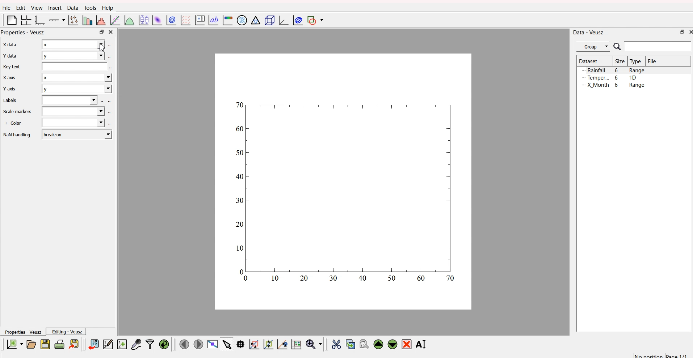 The width and height of the screenshot is (693, 358). What do you see at coordinates (108, 8) in the screenshot?
I see `Help` at bounding box center [108, 8].